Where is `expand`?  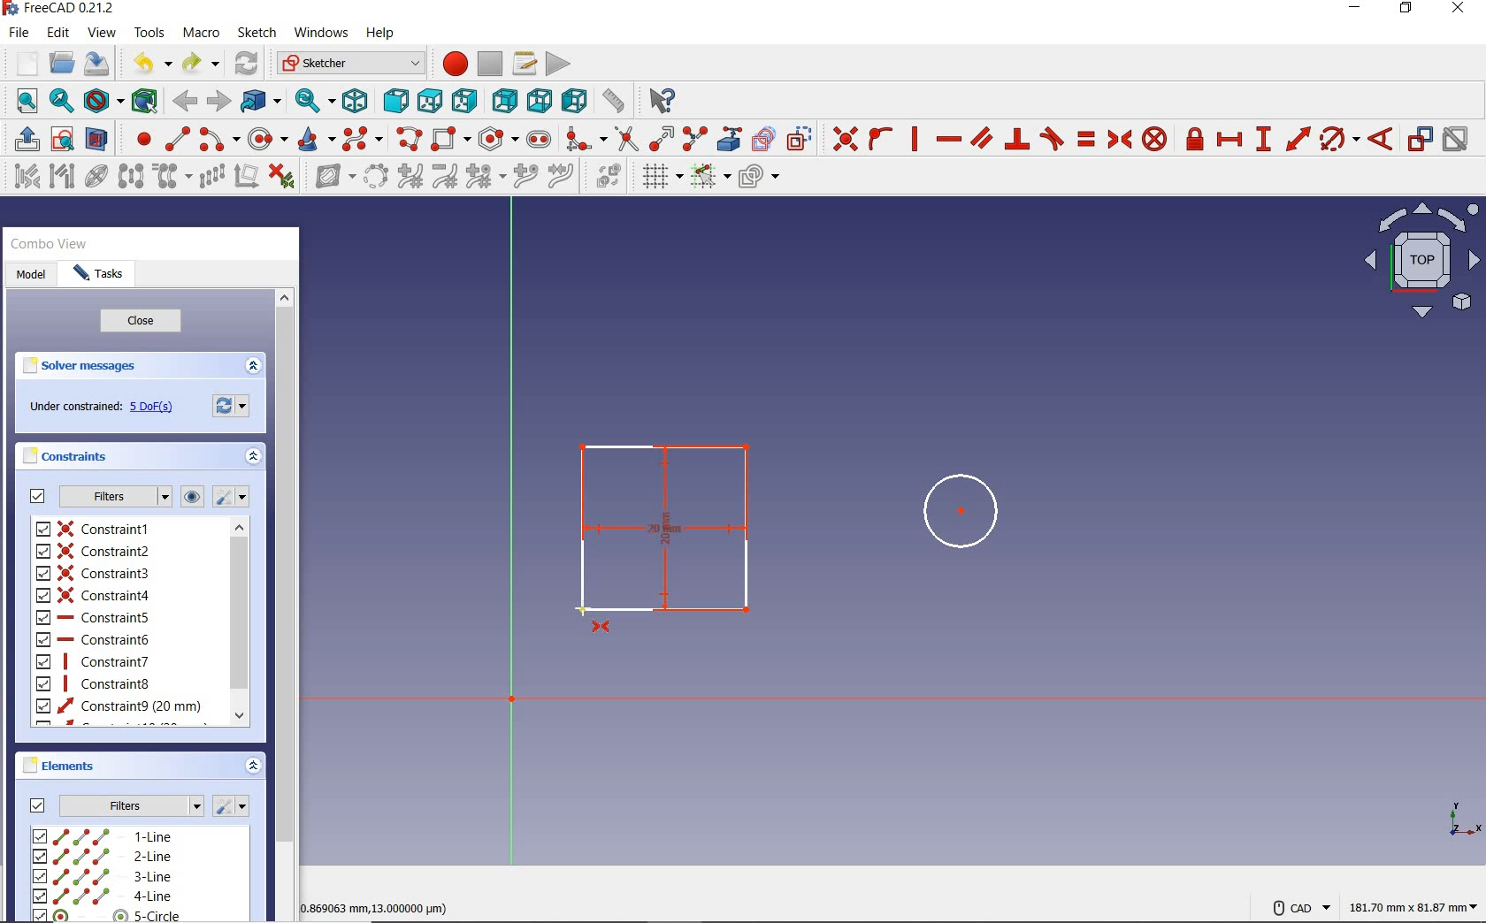
expand is located at coordinates (257, 367).